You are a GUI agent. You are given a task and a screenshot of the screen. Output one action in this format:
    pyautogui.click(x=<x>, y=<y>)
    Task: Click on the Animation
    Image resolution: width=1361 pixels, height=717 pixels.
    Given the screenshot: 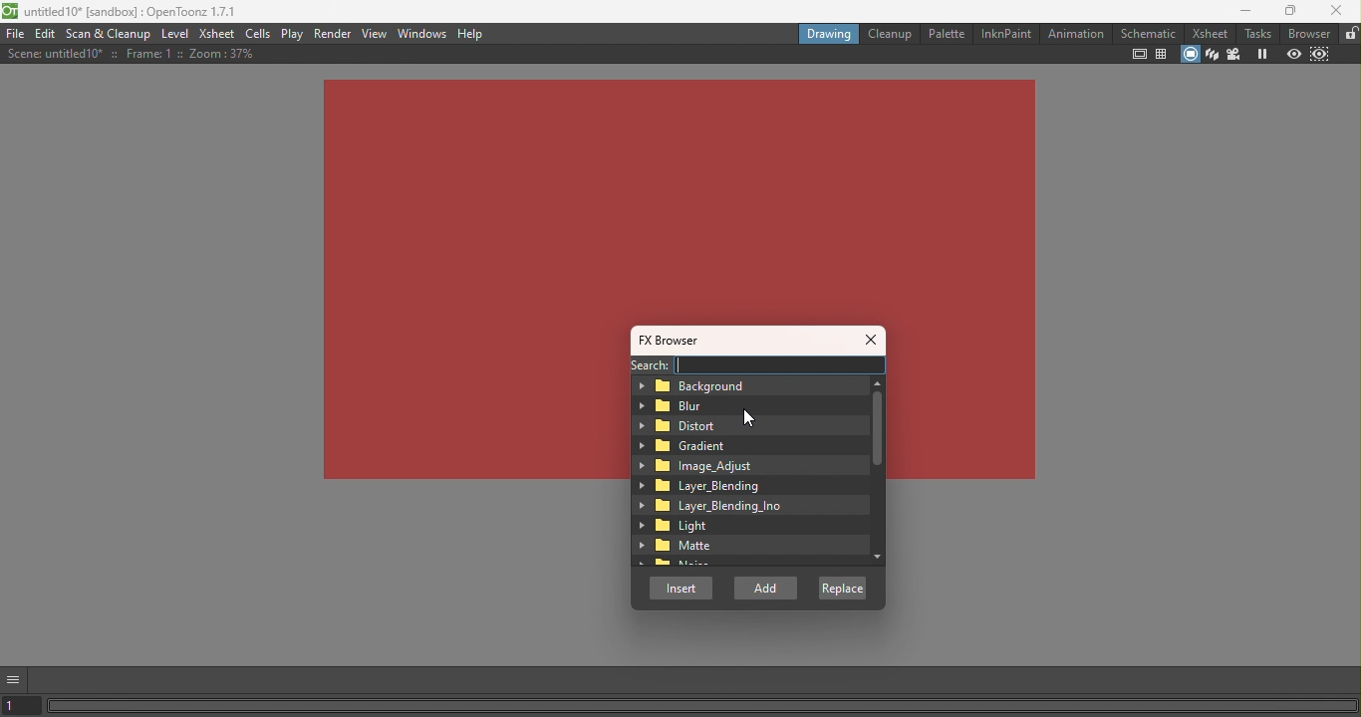 What is the action you would take?
    pyautogui.click(x=1074, y=34)
    